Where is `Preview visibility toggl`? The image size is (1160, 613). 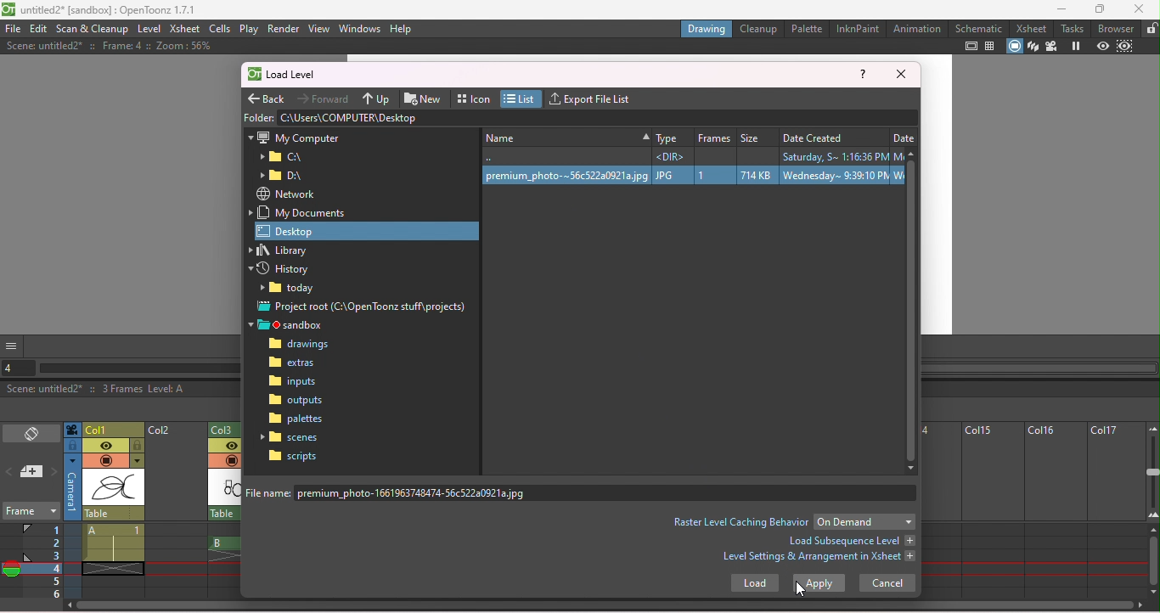 Preview visibility toggl is located at coordinates (223, 447).